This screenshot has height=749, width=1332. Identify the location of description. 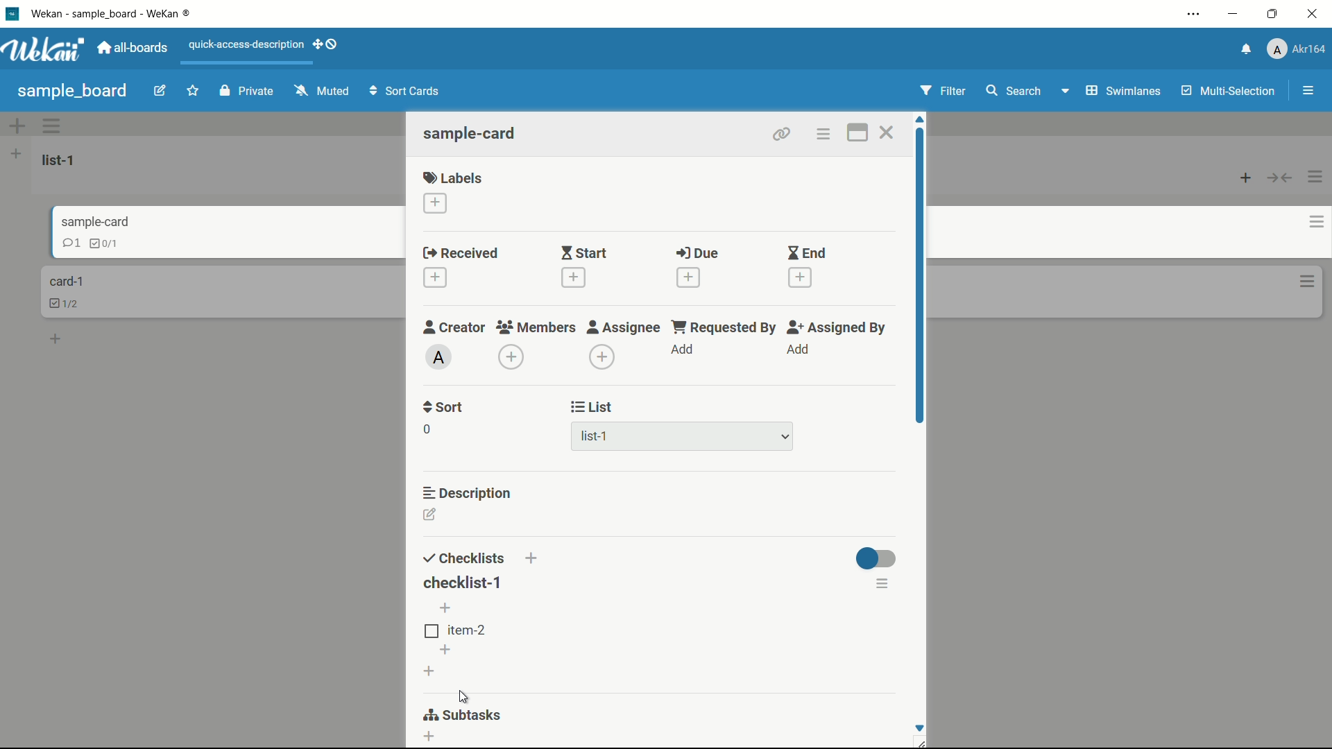
(468, 493).